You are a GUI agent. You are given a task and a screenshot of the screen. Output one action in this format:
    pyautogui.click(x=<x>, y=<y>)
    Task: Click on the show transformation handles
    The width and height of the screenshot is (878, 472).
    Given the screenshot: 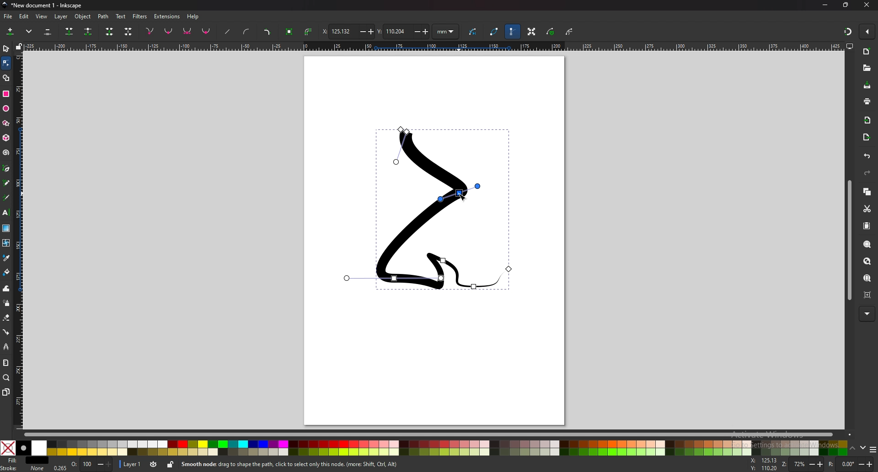 What is the action you would take?
    pyautogui.click(x=531, y=32)
    